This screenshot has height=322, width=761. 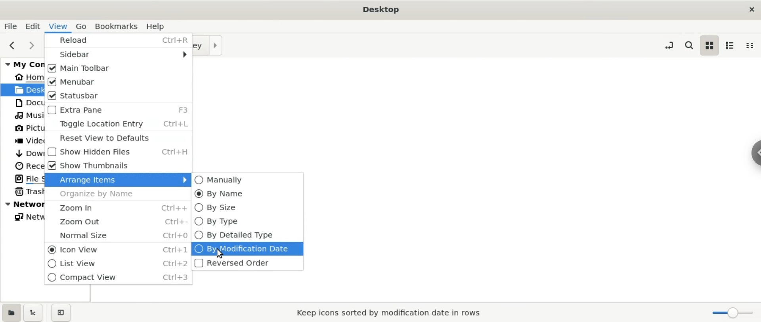 What do you see at coordinates (118, 56) in the screenshot?
I see `sidebar` at bounding box center [118, 56].